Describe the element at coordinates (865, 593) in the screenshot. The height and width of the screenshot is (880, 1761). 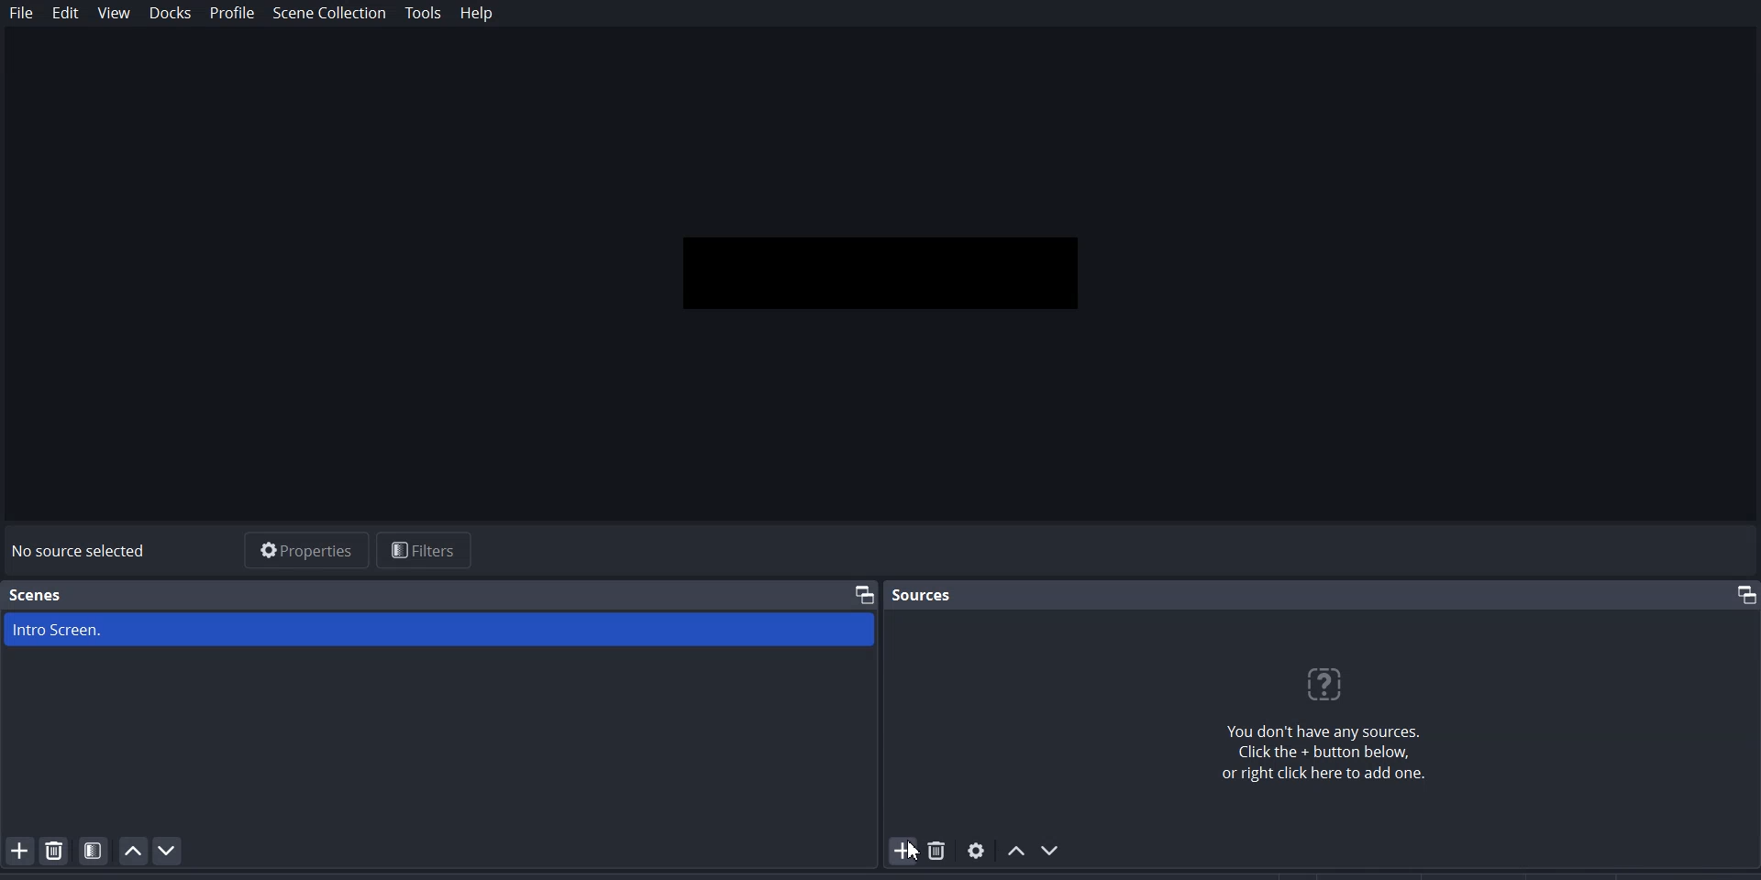
I see `Maximize` at that location.